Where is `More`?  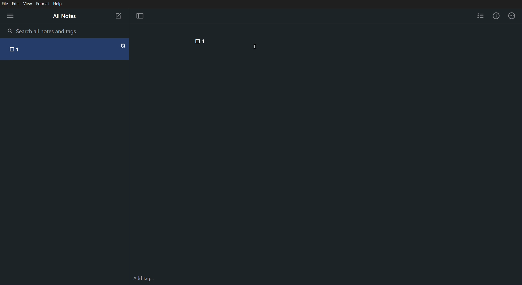
More is located at coordinates (512, 16).